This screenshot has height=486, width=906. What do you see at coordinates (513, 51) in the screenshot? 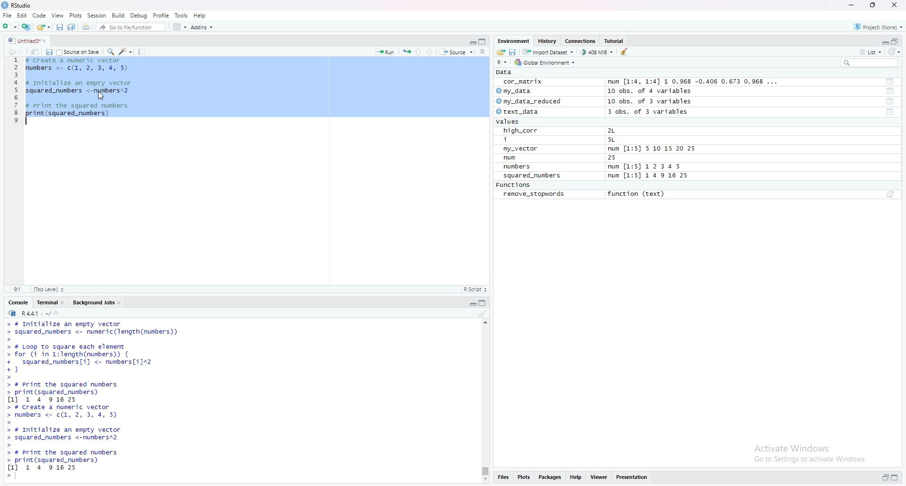
I see `save workspace` at bounding box center [513, 51].